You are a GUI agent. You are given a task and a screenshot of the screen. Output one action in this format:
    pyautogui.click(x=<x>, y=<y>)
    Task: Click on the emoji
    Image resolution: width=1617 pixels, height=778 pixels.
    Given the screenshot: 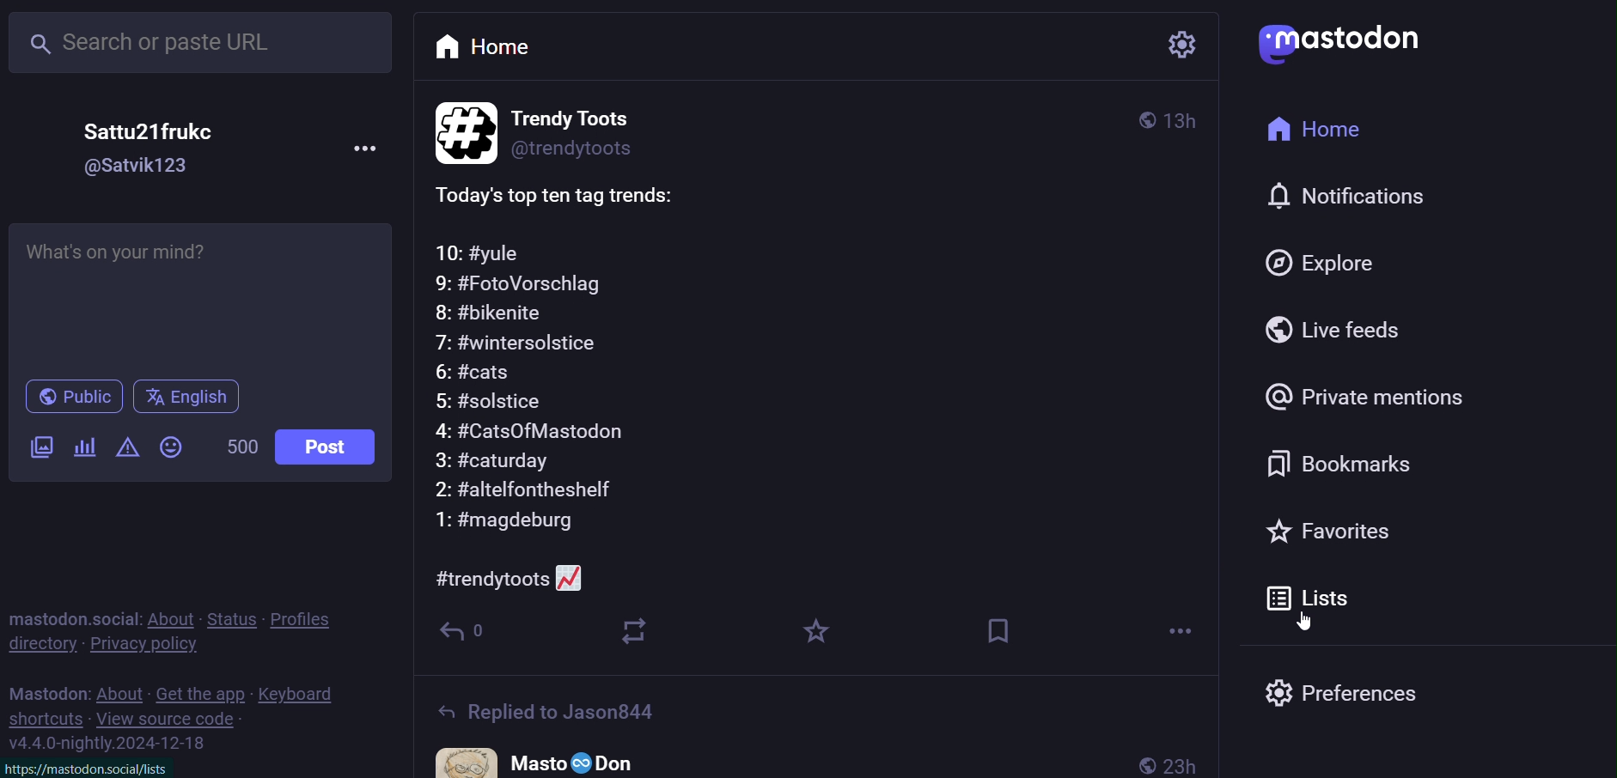 What is the action you would take?
    pyautogui.click(x=170, y=447)
    